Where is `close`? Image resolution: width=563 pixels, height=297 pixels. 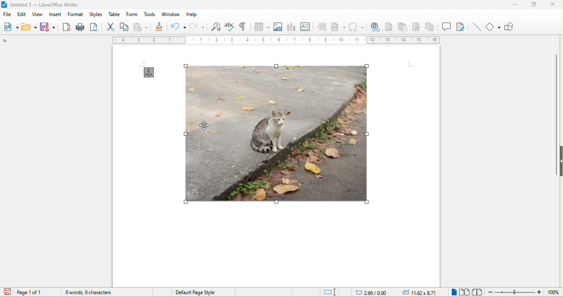 close is located at coordinates (552, 4).